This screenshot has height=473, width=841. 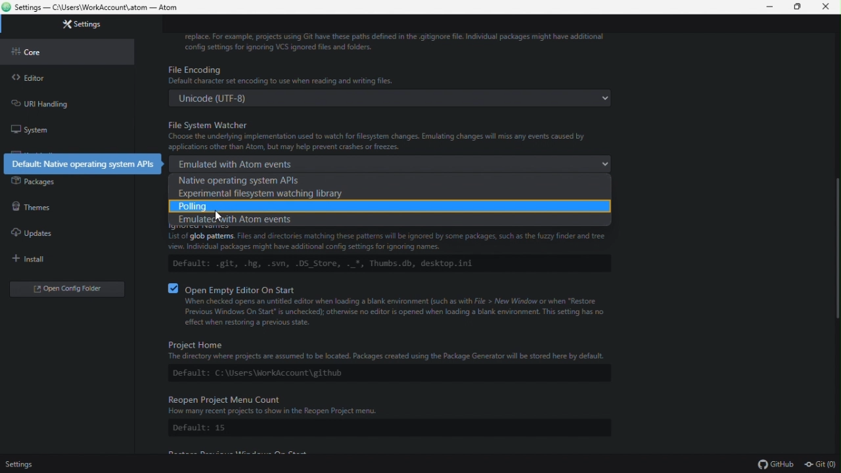 What do you see at coordinates (369, 181) in the screenshot?
I see `Native operating system API` at bounding box center [369, 181].